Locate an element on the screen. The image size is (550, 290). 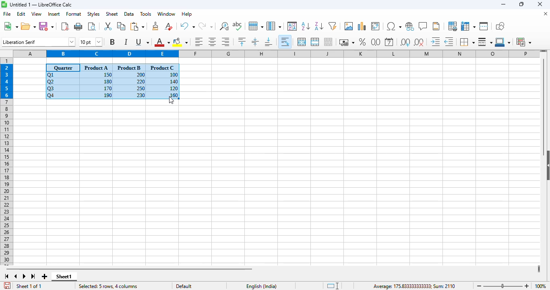
cut is located at coordinates (108, 26).